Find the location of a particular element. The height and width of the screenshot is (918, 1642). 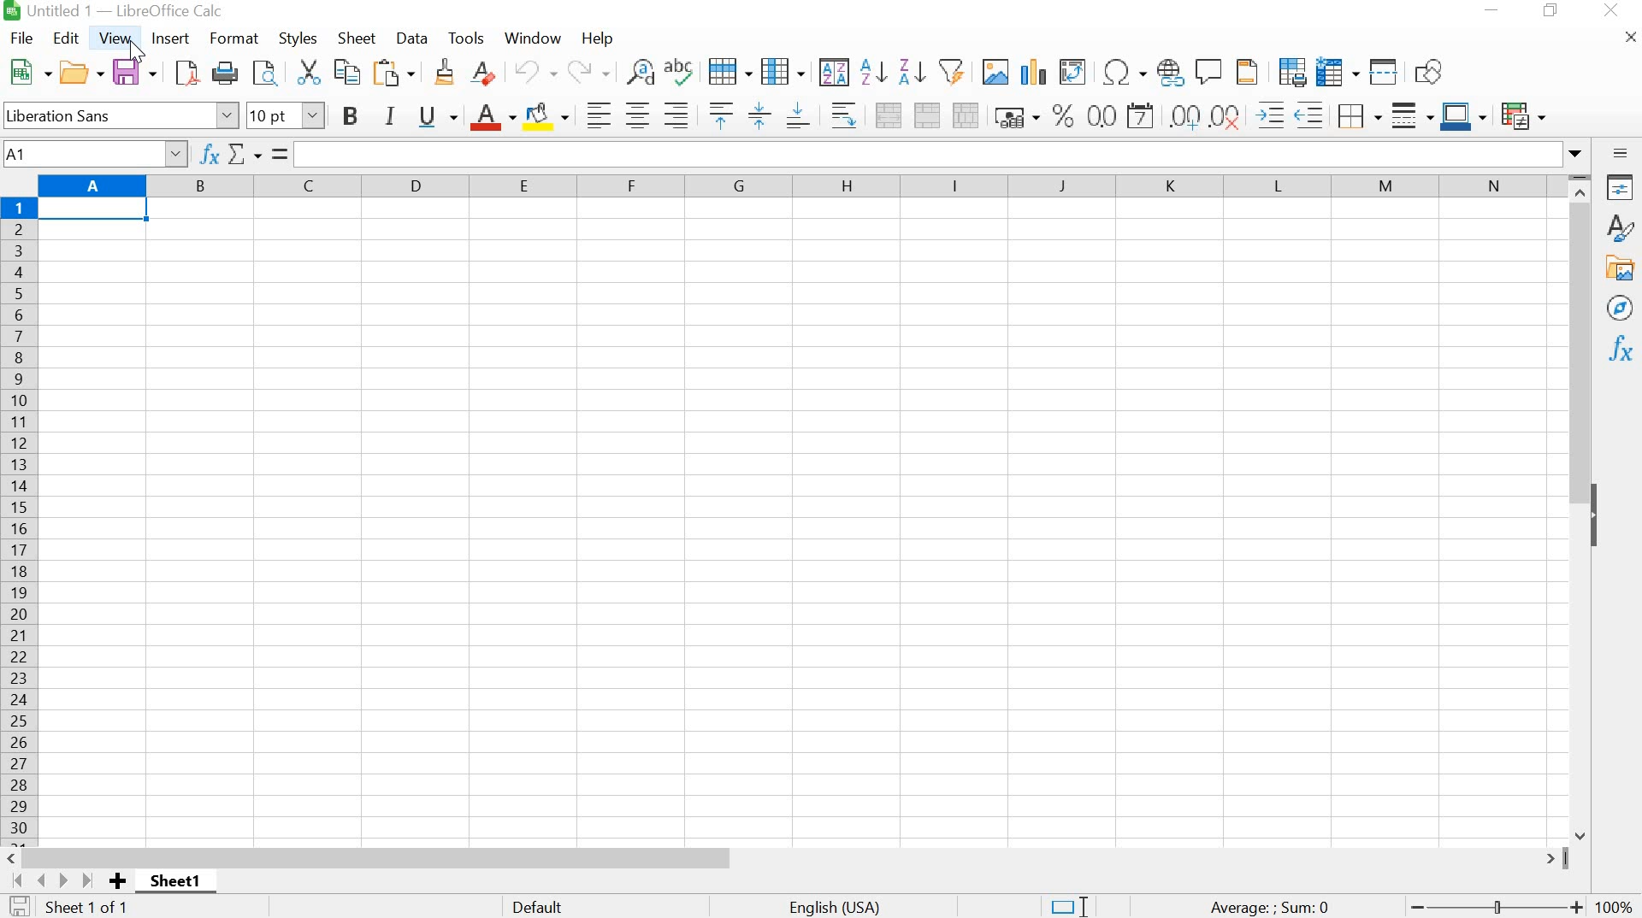

FORMAT is located at coordinates (235, 38).